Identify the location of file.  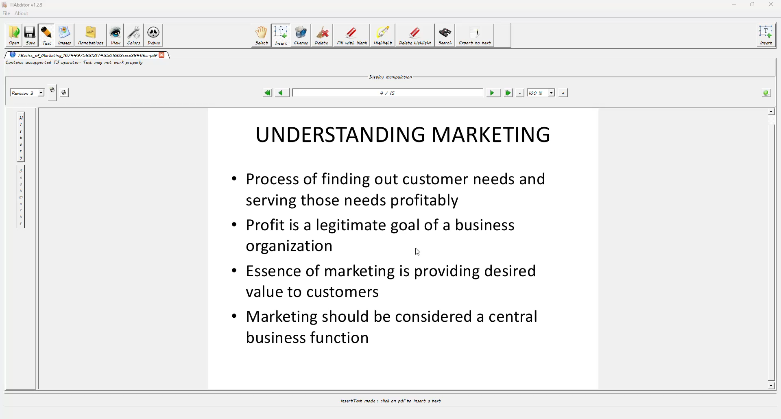
(8, 13).